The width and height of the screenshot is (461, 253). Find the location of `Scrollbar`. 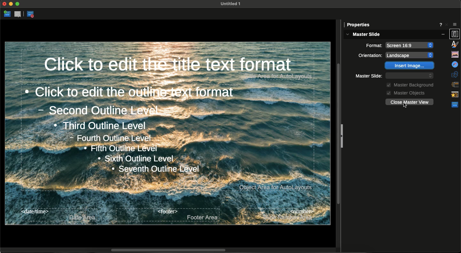

Scrollbar is located at coordinates (339, 130).